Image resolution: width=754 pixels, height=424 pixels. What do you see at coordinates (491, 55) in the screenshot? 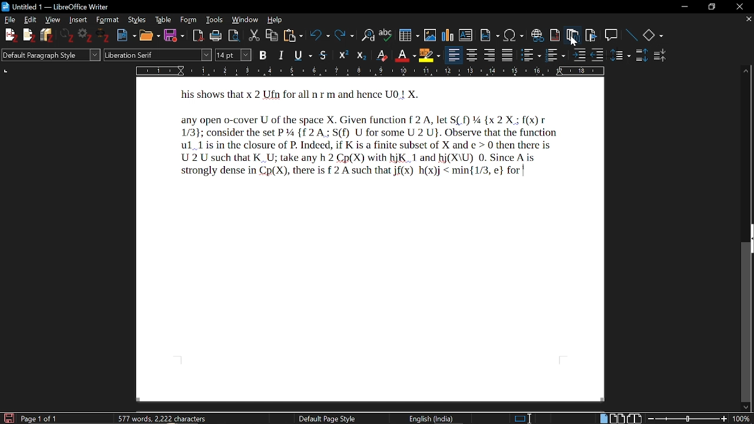
I see `Align left` at bounding box center [491, 55].